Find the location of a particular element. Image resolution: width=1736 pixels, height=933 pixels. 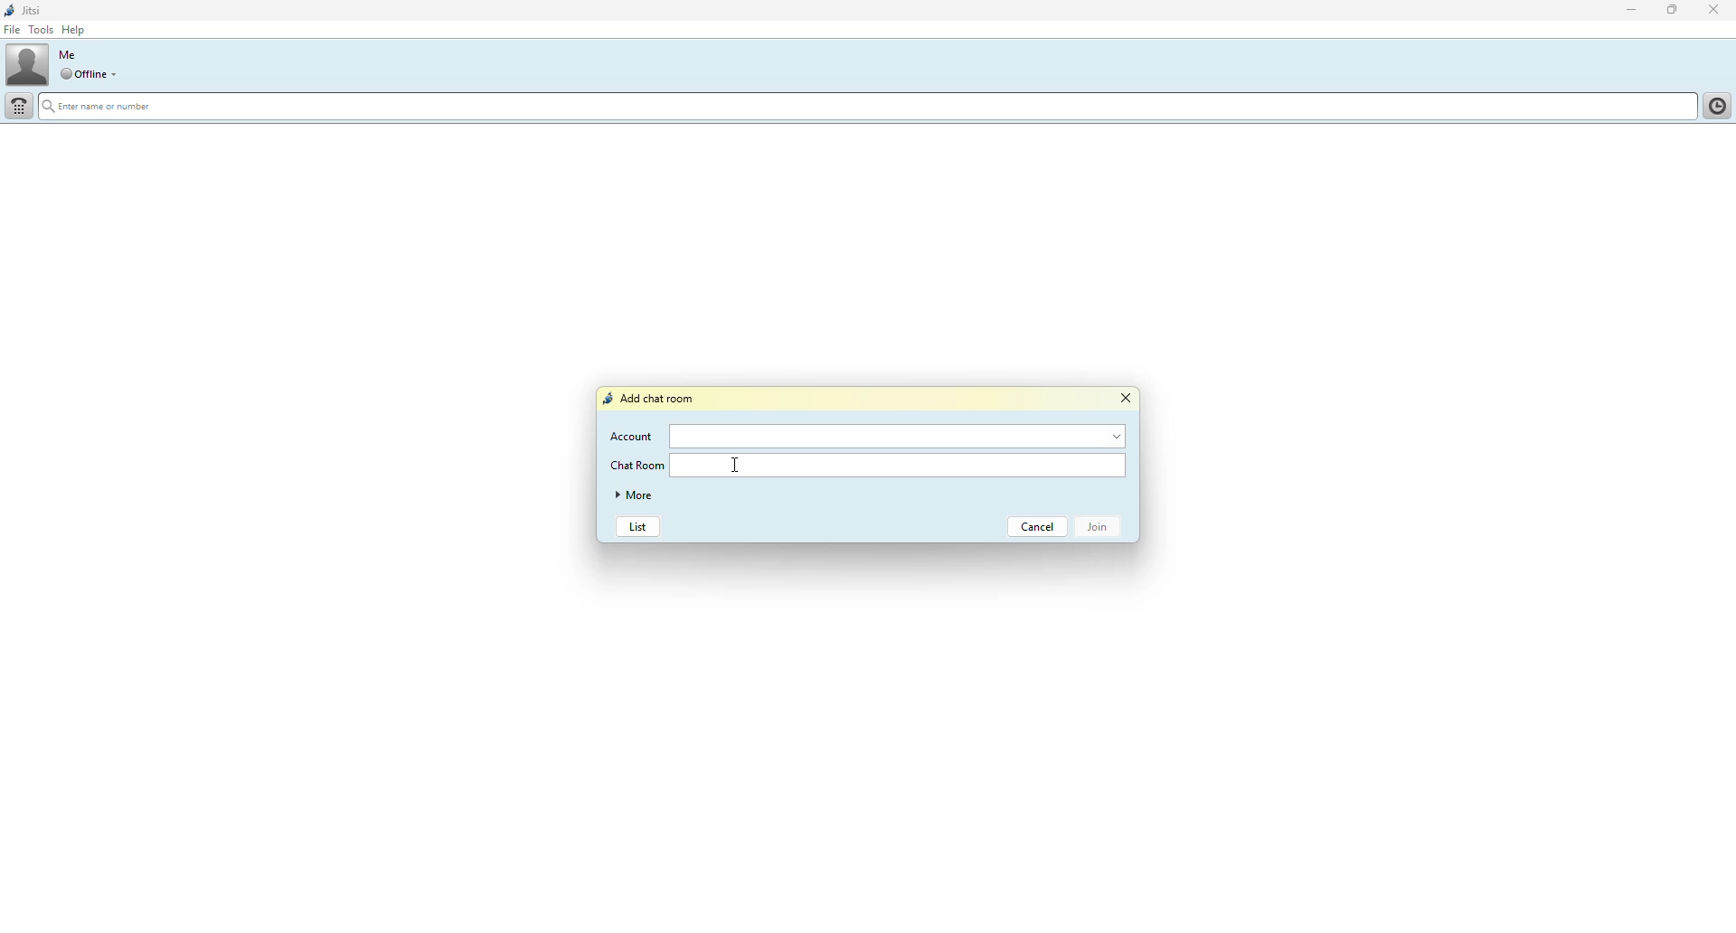

chat room is located at coordinates (637, 465).